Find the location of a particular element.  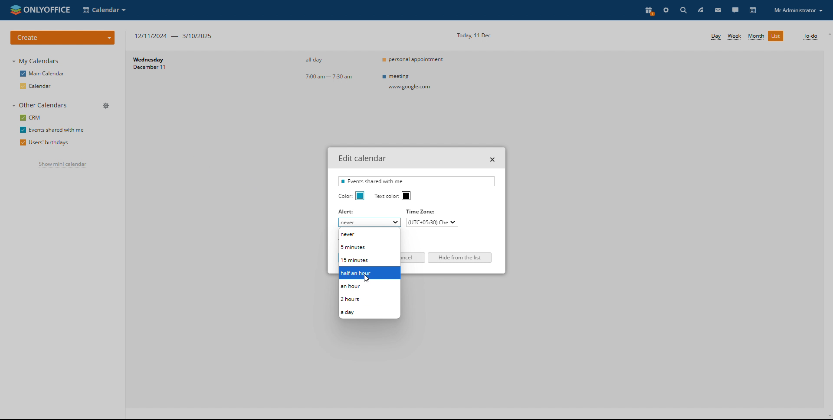

day view is located at coordinates (716, 37).